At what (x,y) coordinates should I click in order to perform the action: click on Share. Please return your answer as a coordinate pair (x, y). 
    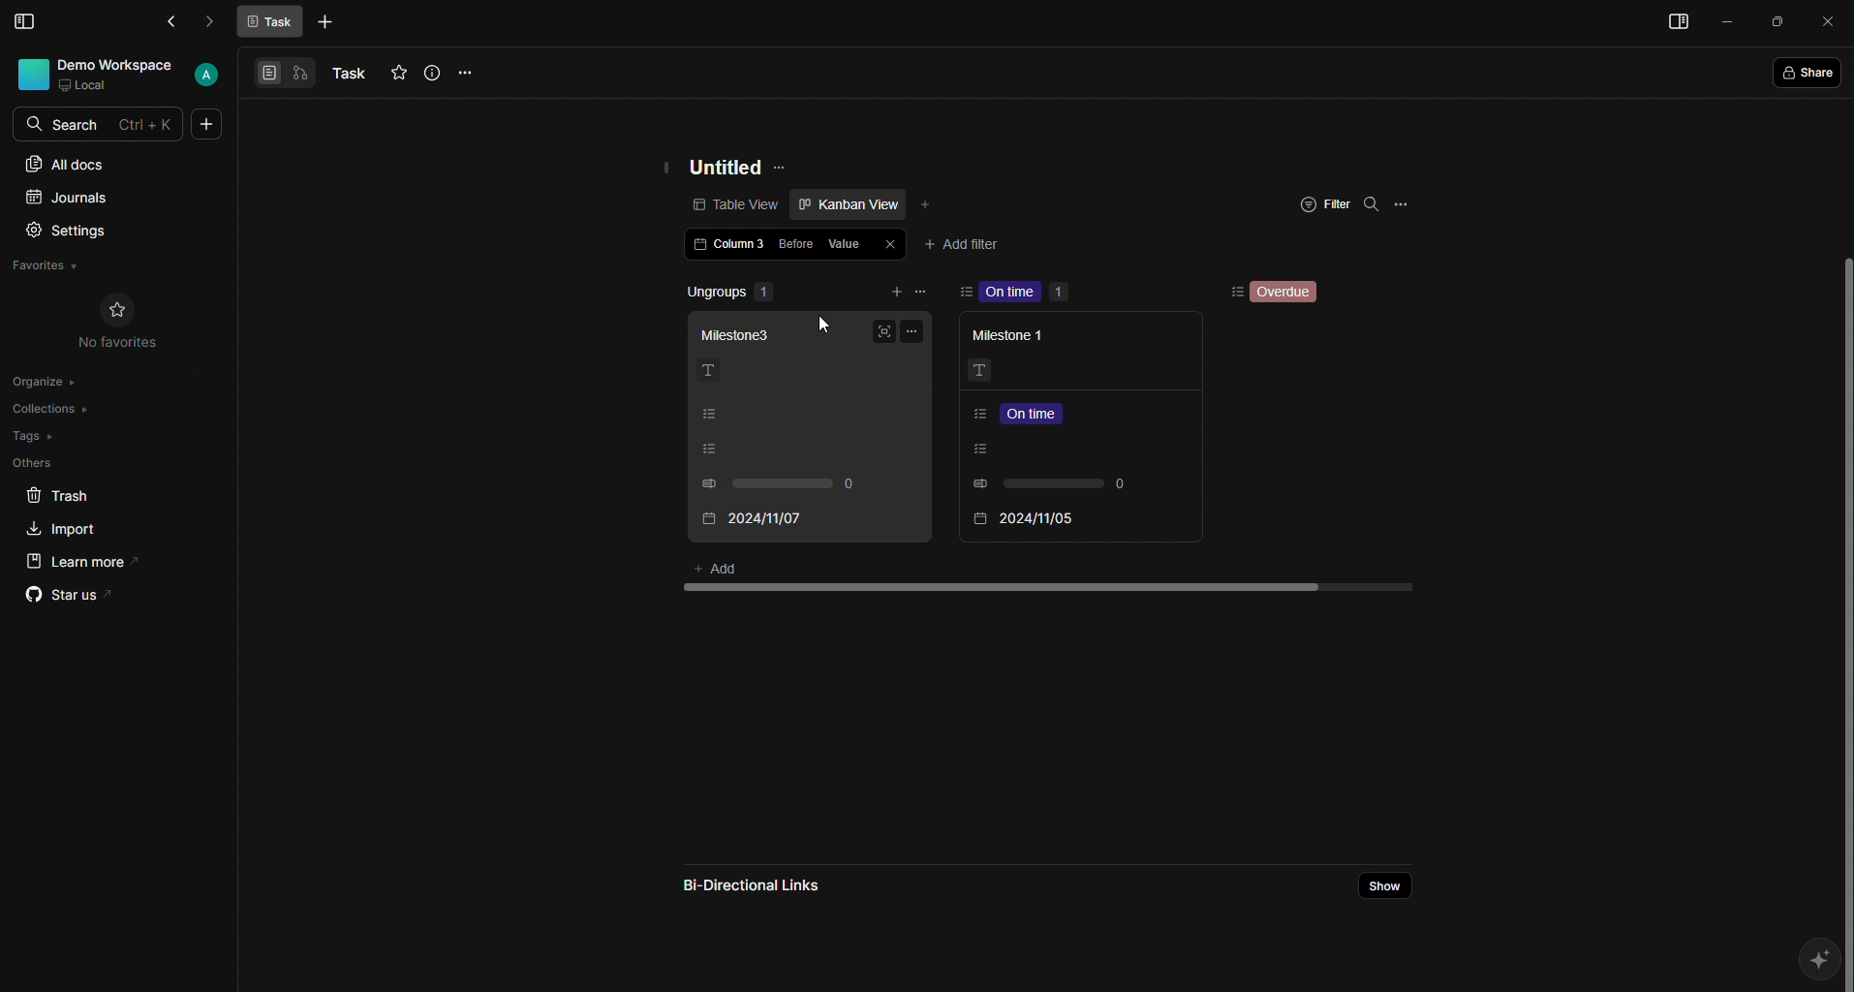
    Looking at the image, I should click on (1808, 73).